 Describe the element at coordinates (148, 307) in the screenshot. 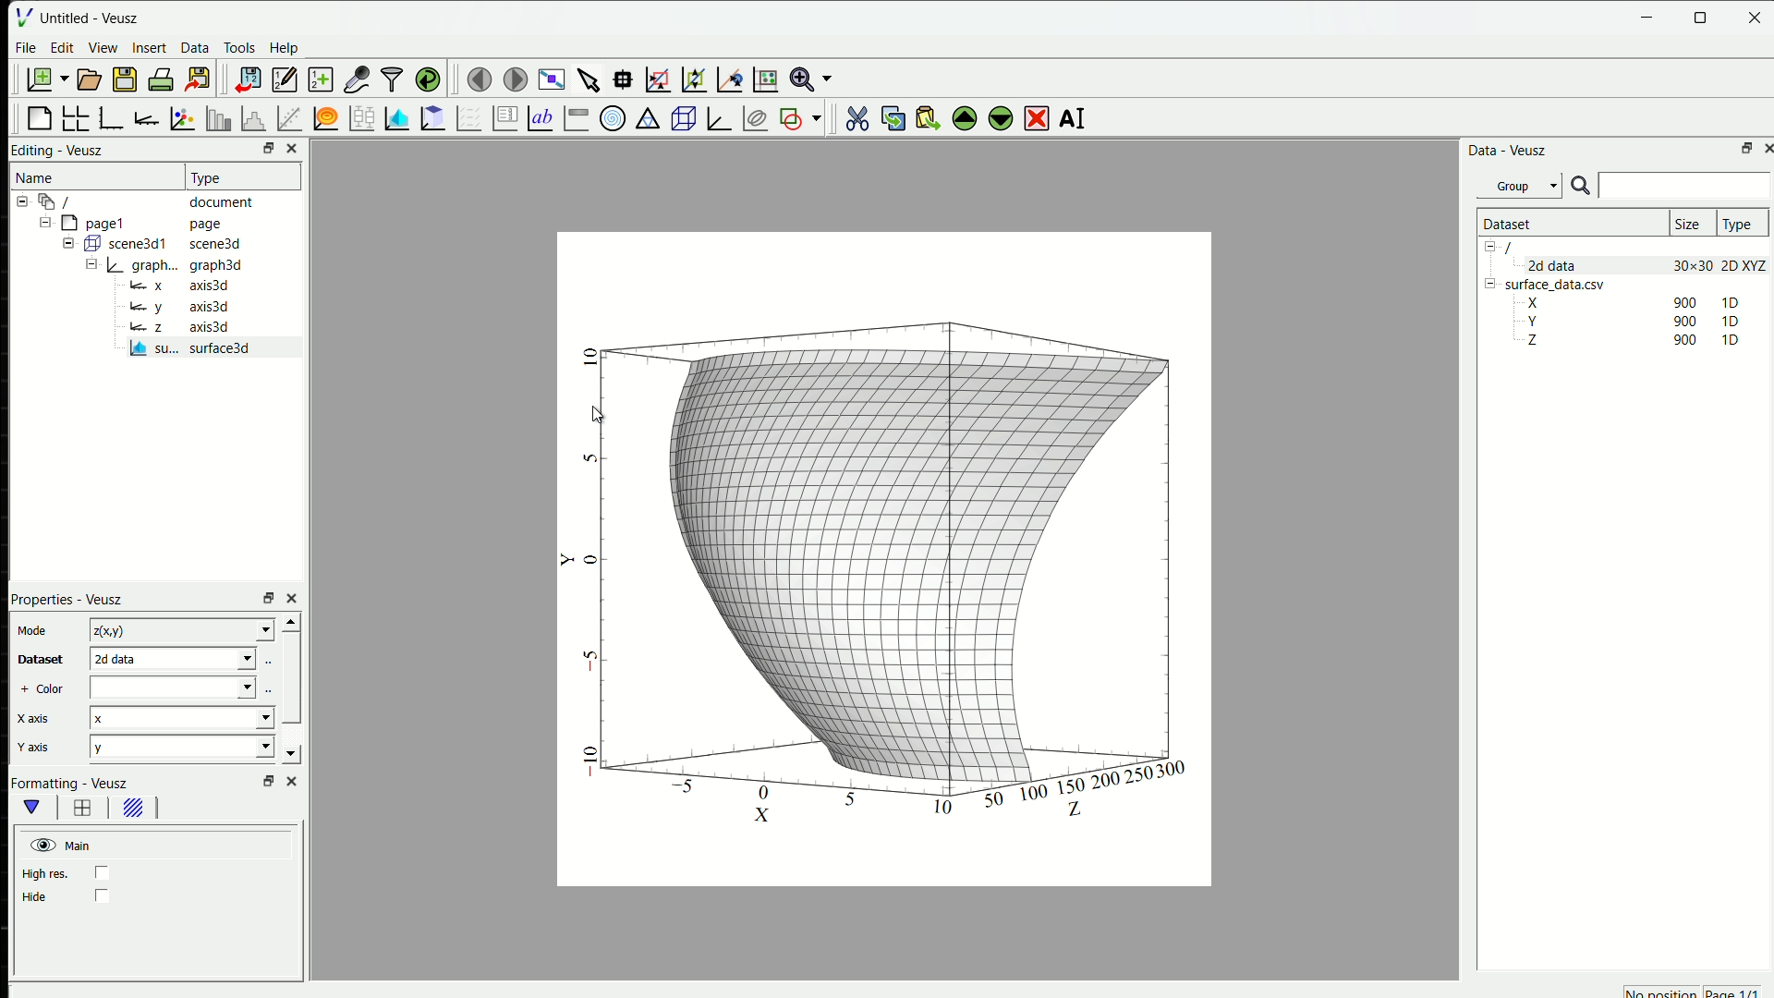

I see `y` at that location.